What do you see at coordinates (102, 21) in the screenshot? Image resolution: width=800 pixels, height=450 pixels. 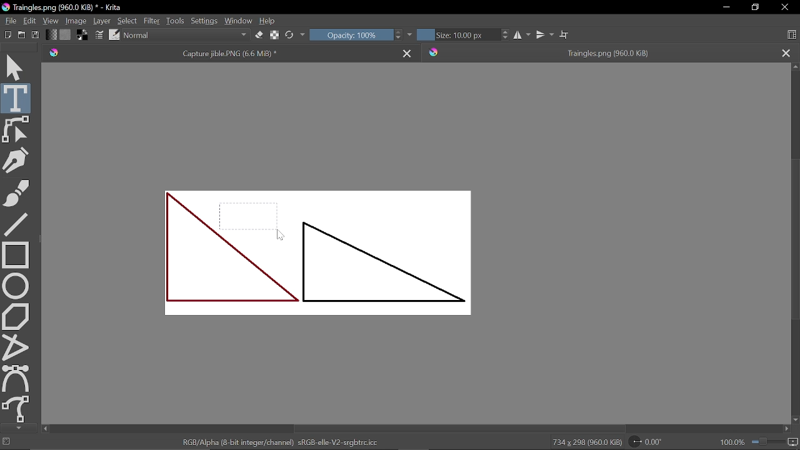 I see `Layer` at bounding box center [102, 21].